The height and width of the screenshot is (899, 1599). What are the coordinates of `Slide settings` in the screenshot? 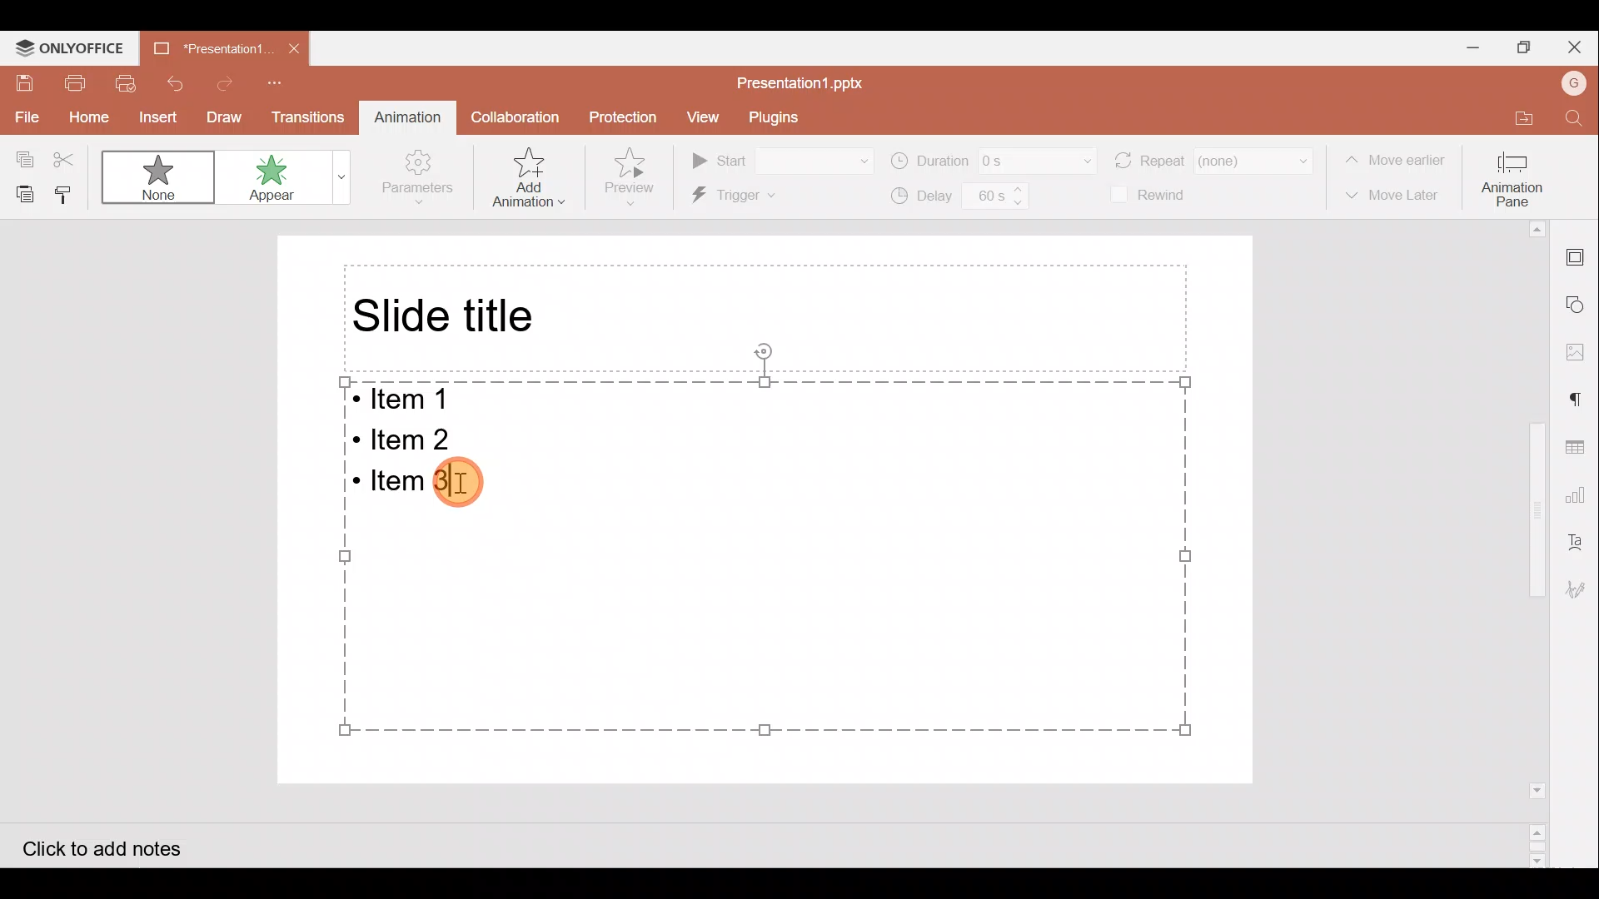 It's located at (1583, 260).